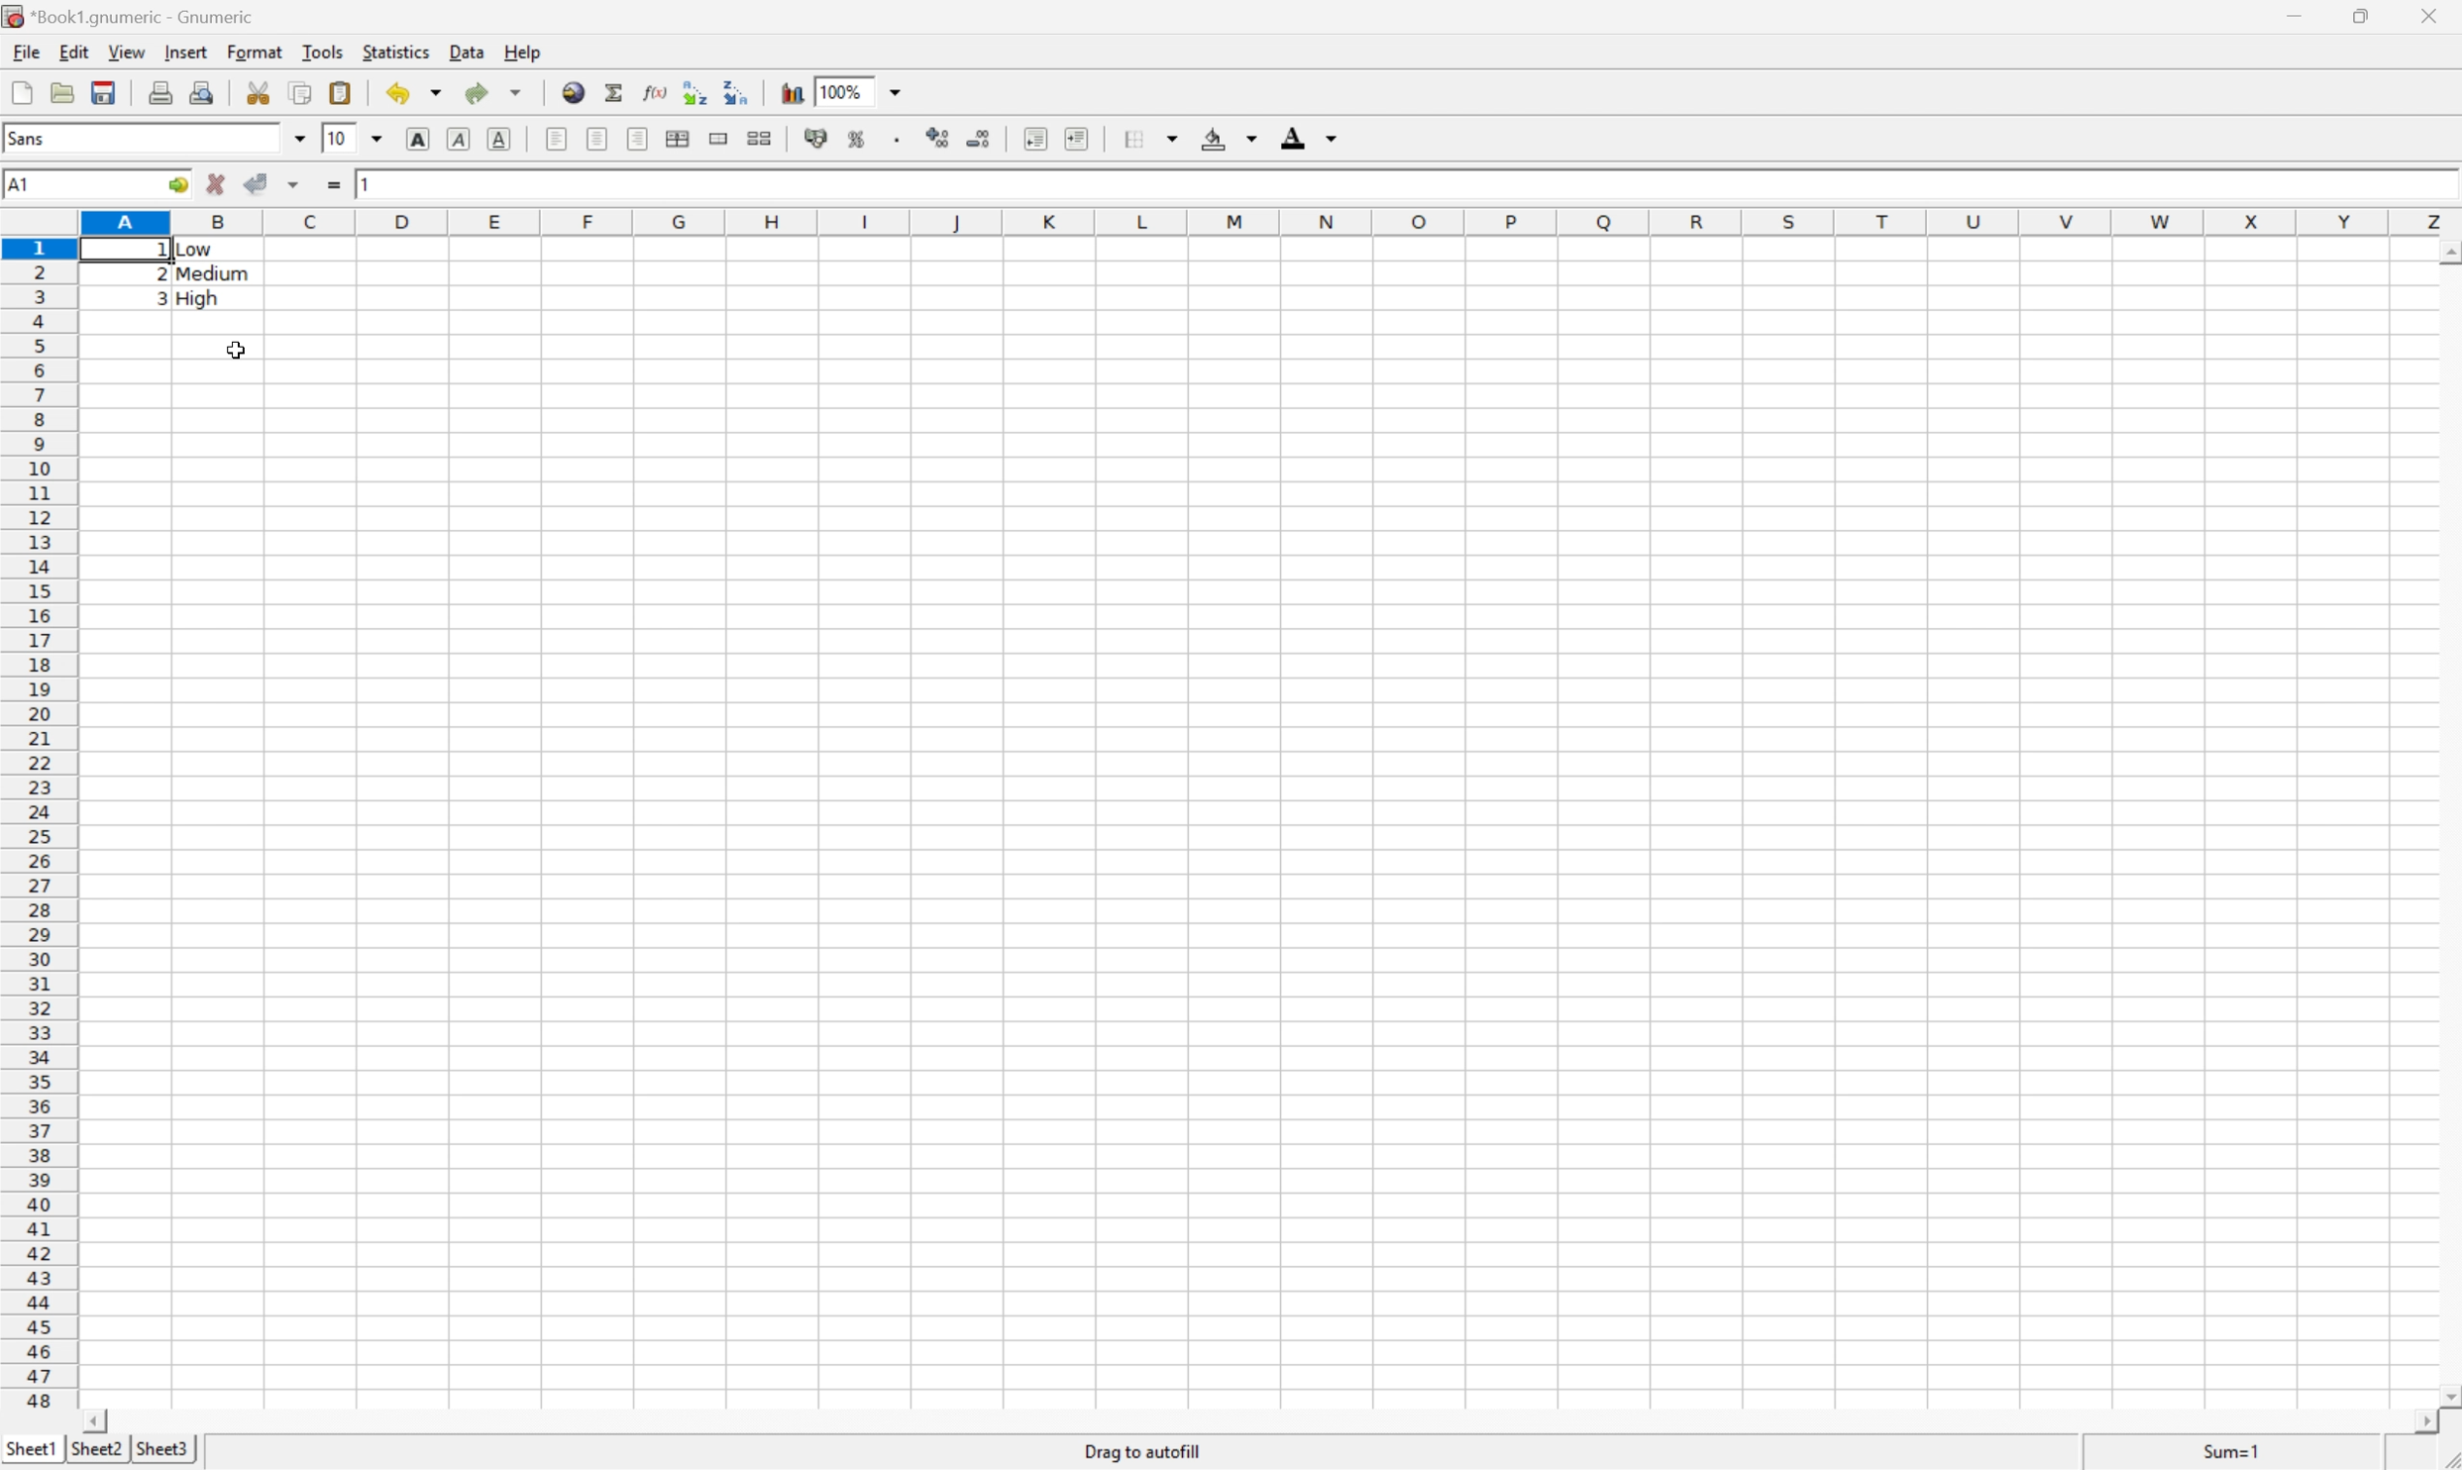 This screenshot has width=2462, height=1470. What do you see at coordinates (97, 1449) in the screenshot?
I see `Sheet2` at bounding box center [97, 1449].